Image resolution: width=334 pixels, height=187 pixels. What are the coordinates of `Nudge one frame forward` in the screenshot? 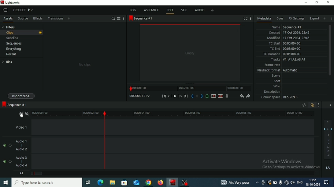 It's located at (180, 97).